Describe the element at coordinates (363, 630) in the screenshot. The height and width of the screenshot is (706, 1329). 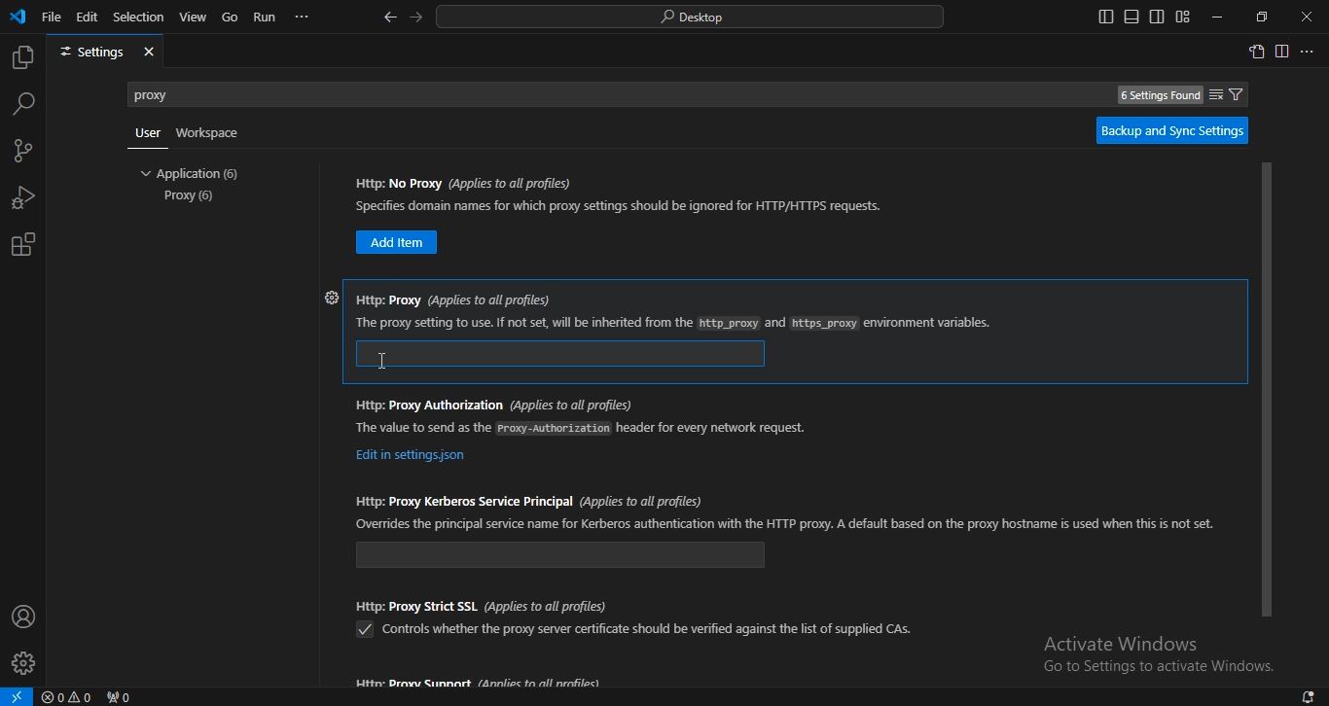
I see `Checkbox ` at that location.